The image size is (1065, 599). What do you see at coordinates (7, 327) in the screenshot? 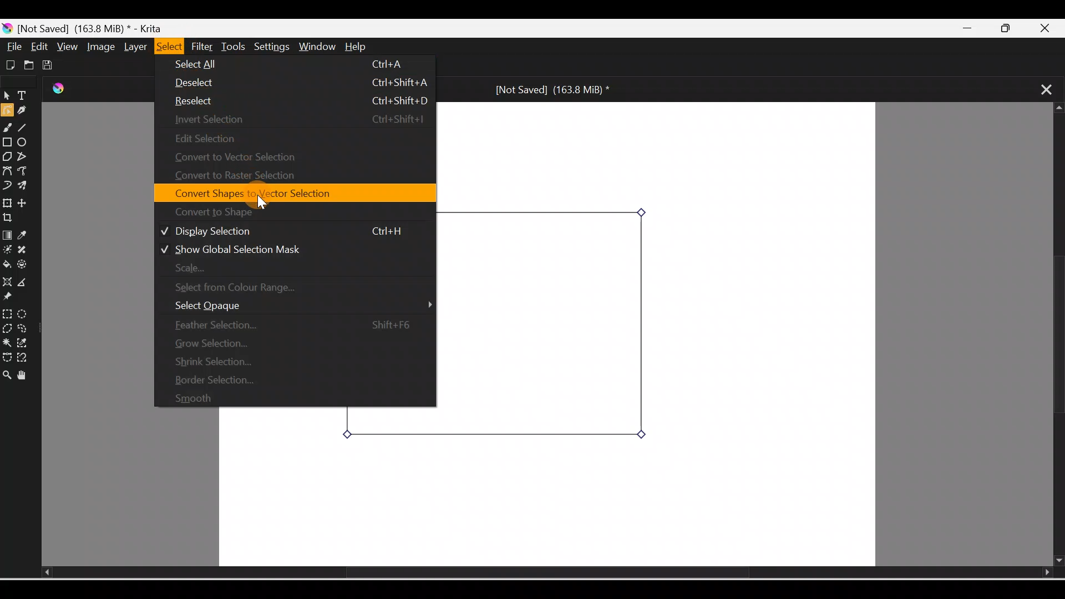
I see `Polygonal selection tool` at bounding box center [7, 327].